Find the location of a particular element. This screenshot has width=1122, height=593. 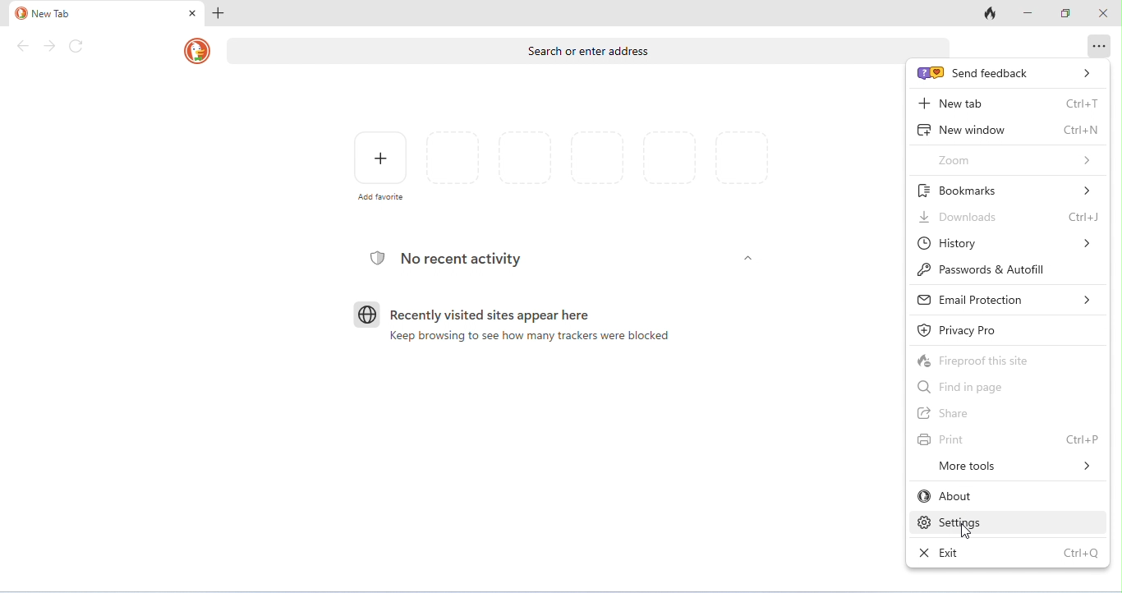

recently visited sites appear here is located at coordinates (474, 314).